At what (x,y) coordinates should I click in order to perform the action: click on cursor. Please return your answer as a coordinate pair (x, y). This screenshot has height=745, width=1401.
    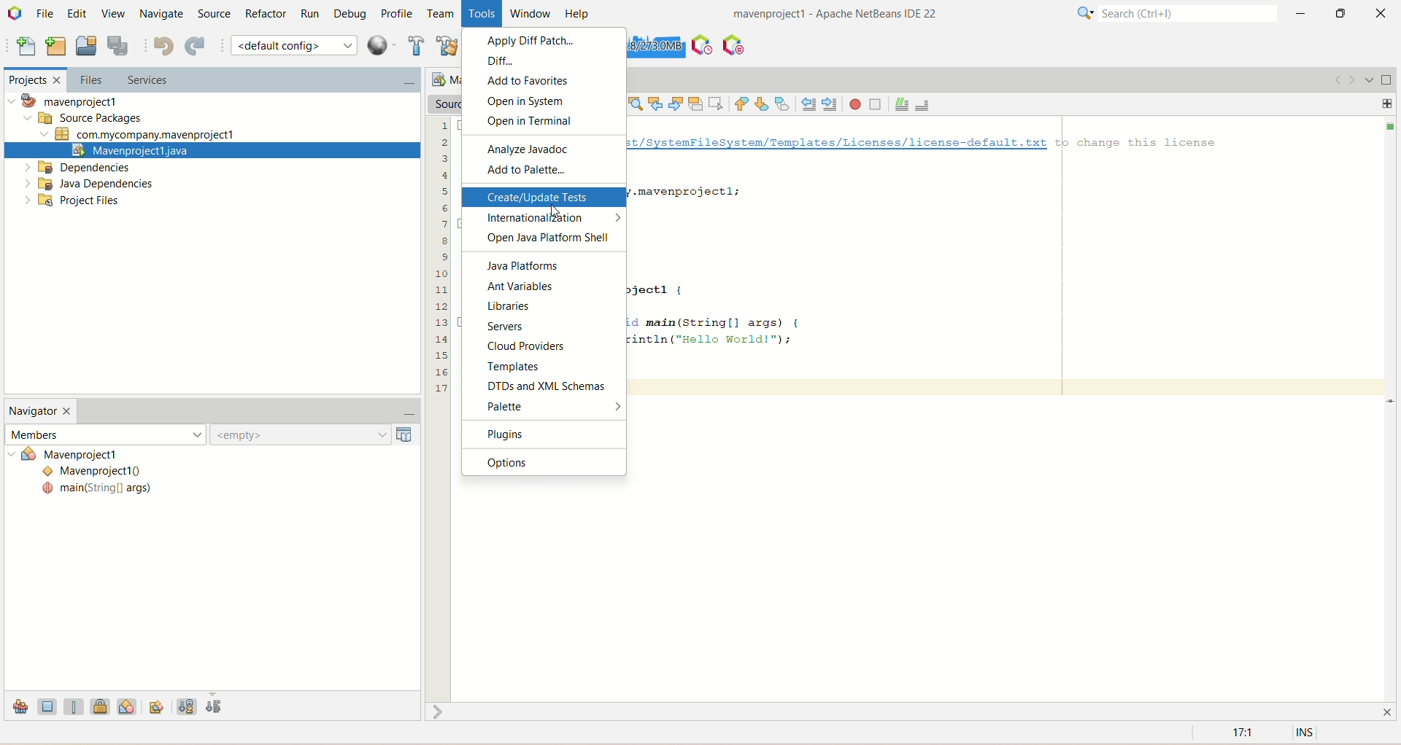
    Looking at the image, I should click on (553, 209).